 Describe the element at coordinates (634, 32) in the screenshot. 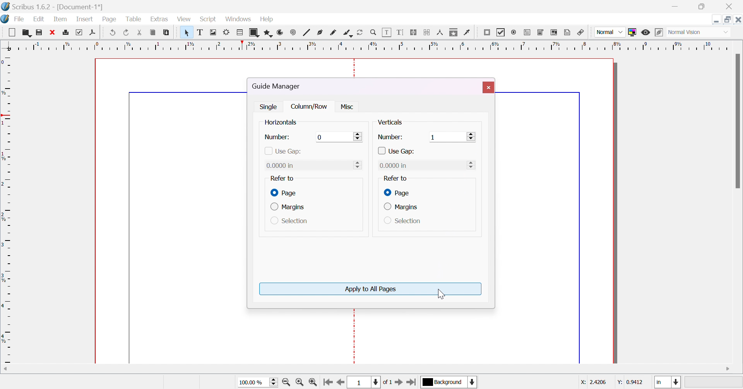

I see `toggle color management system` at that location.